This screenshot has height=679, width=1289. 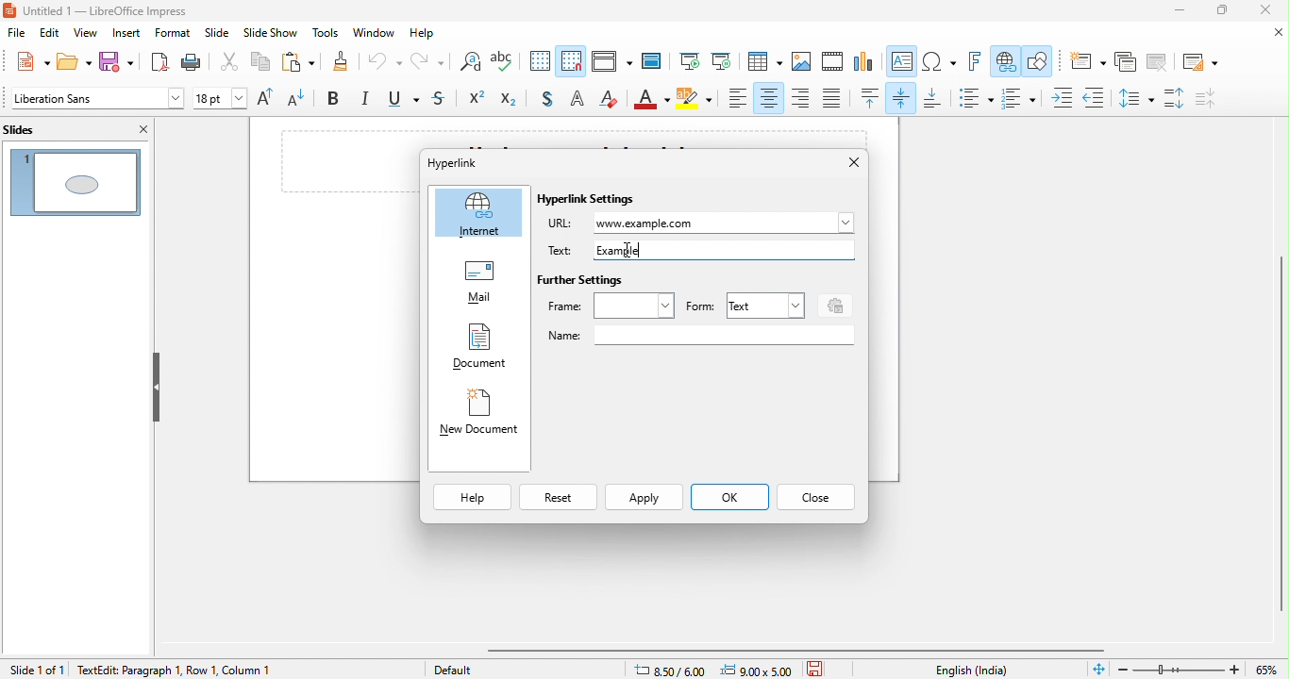 What do you see at coordinates (116, 63) in the screenshot?
I see `save` at bounding box center [116, 63].